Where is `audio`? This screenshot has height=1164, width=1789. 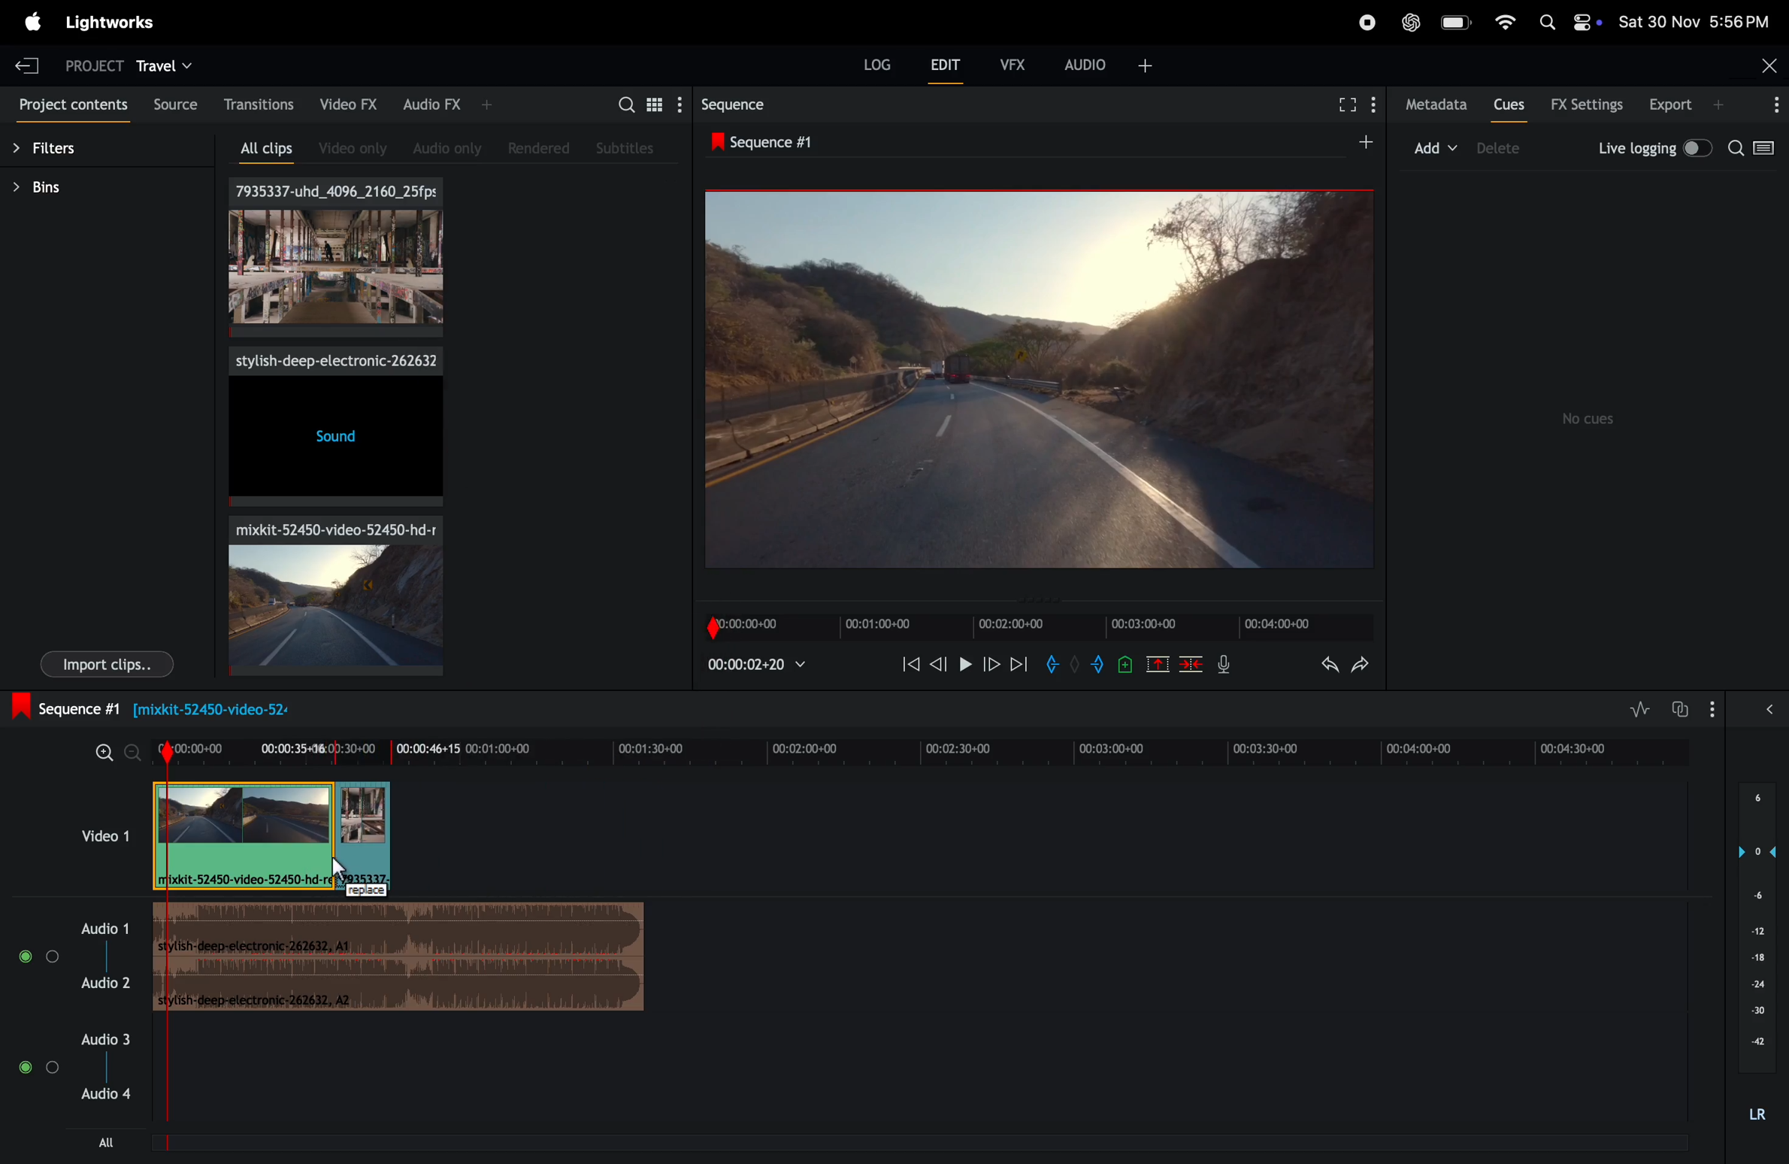 audio is located at coordinates (1109, 62).